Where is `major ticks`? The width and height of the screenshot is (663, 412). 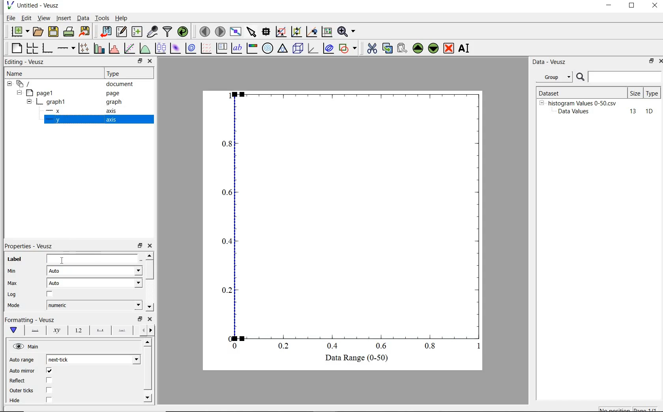 major ticks is located at coordinates (100, 331).